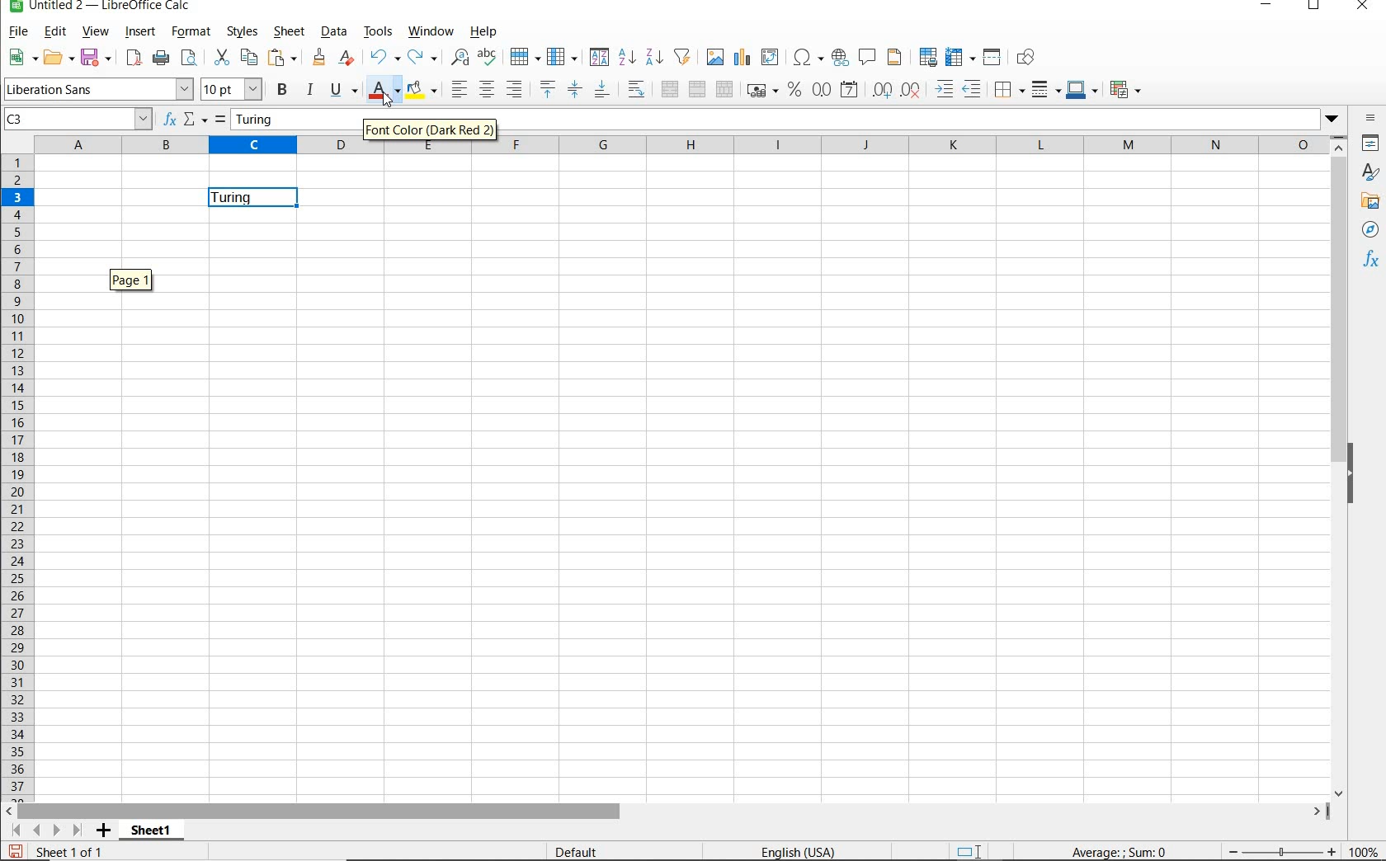  I want to click on FORMAT AS DATE, so click(850, 88).